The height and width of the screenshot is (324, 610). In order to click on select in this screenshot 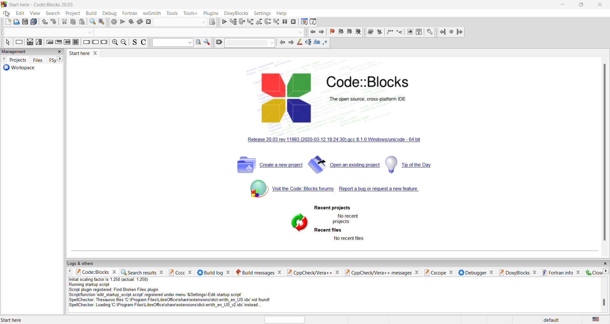, I will do `click(6, 43)`.